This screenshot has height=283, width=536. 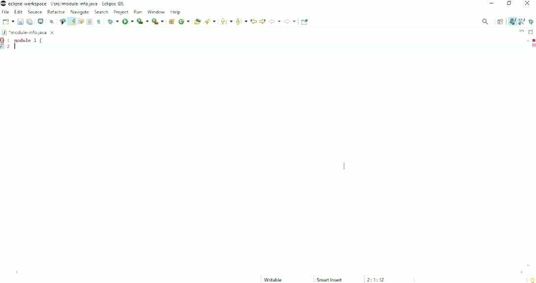 What do you see at coordinates (176, 12) in the screenshot?
I see `Help` at bounding box center [176, 12].